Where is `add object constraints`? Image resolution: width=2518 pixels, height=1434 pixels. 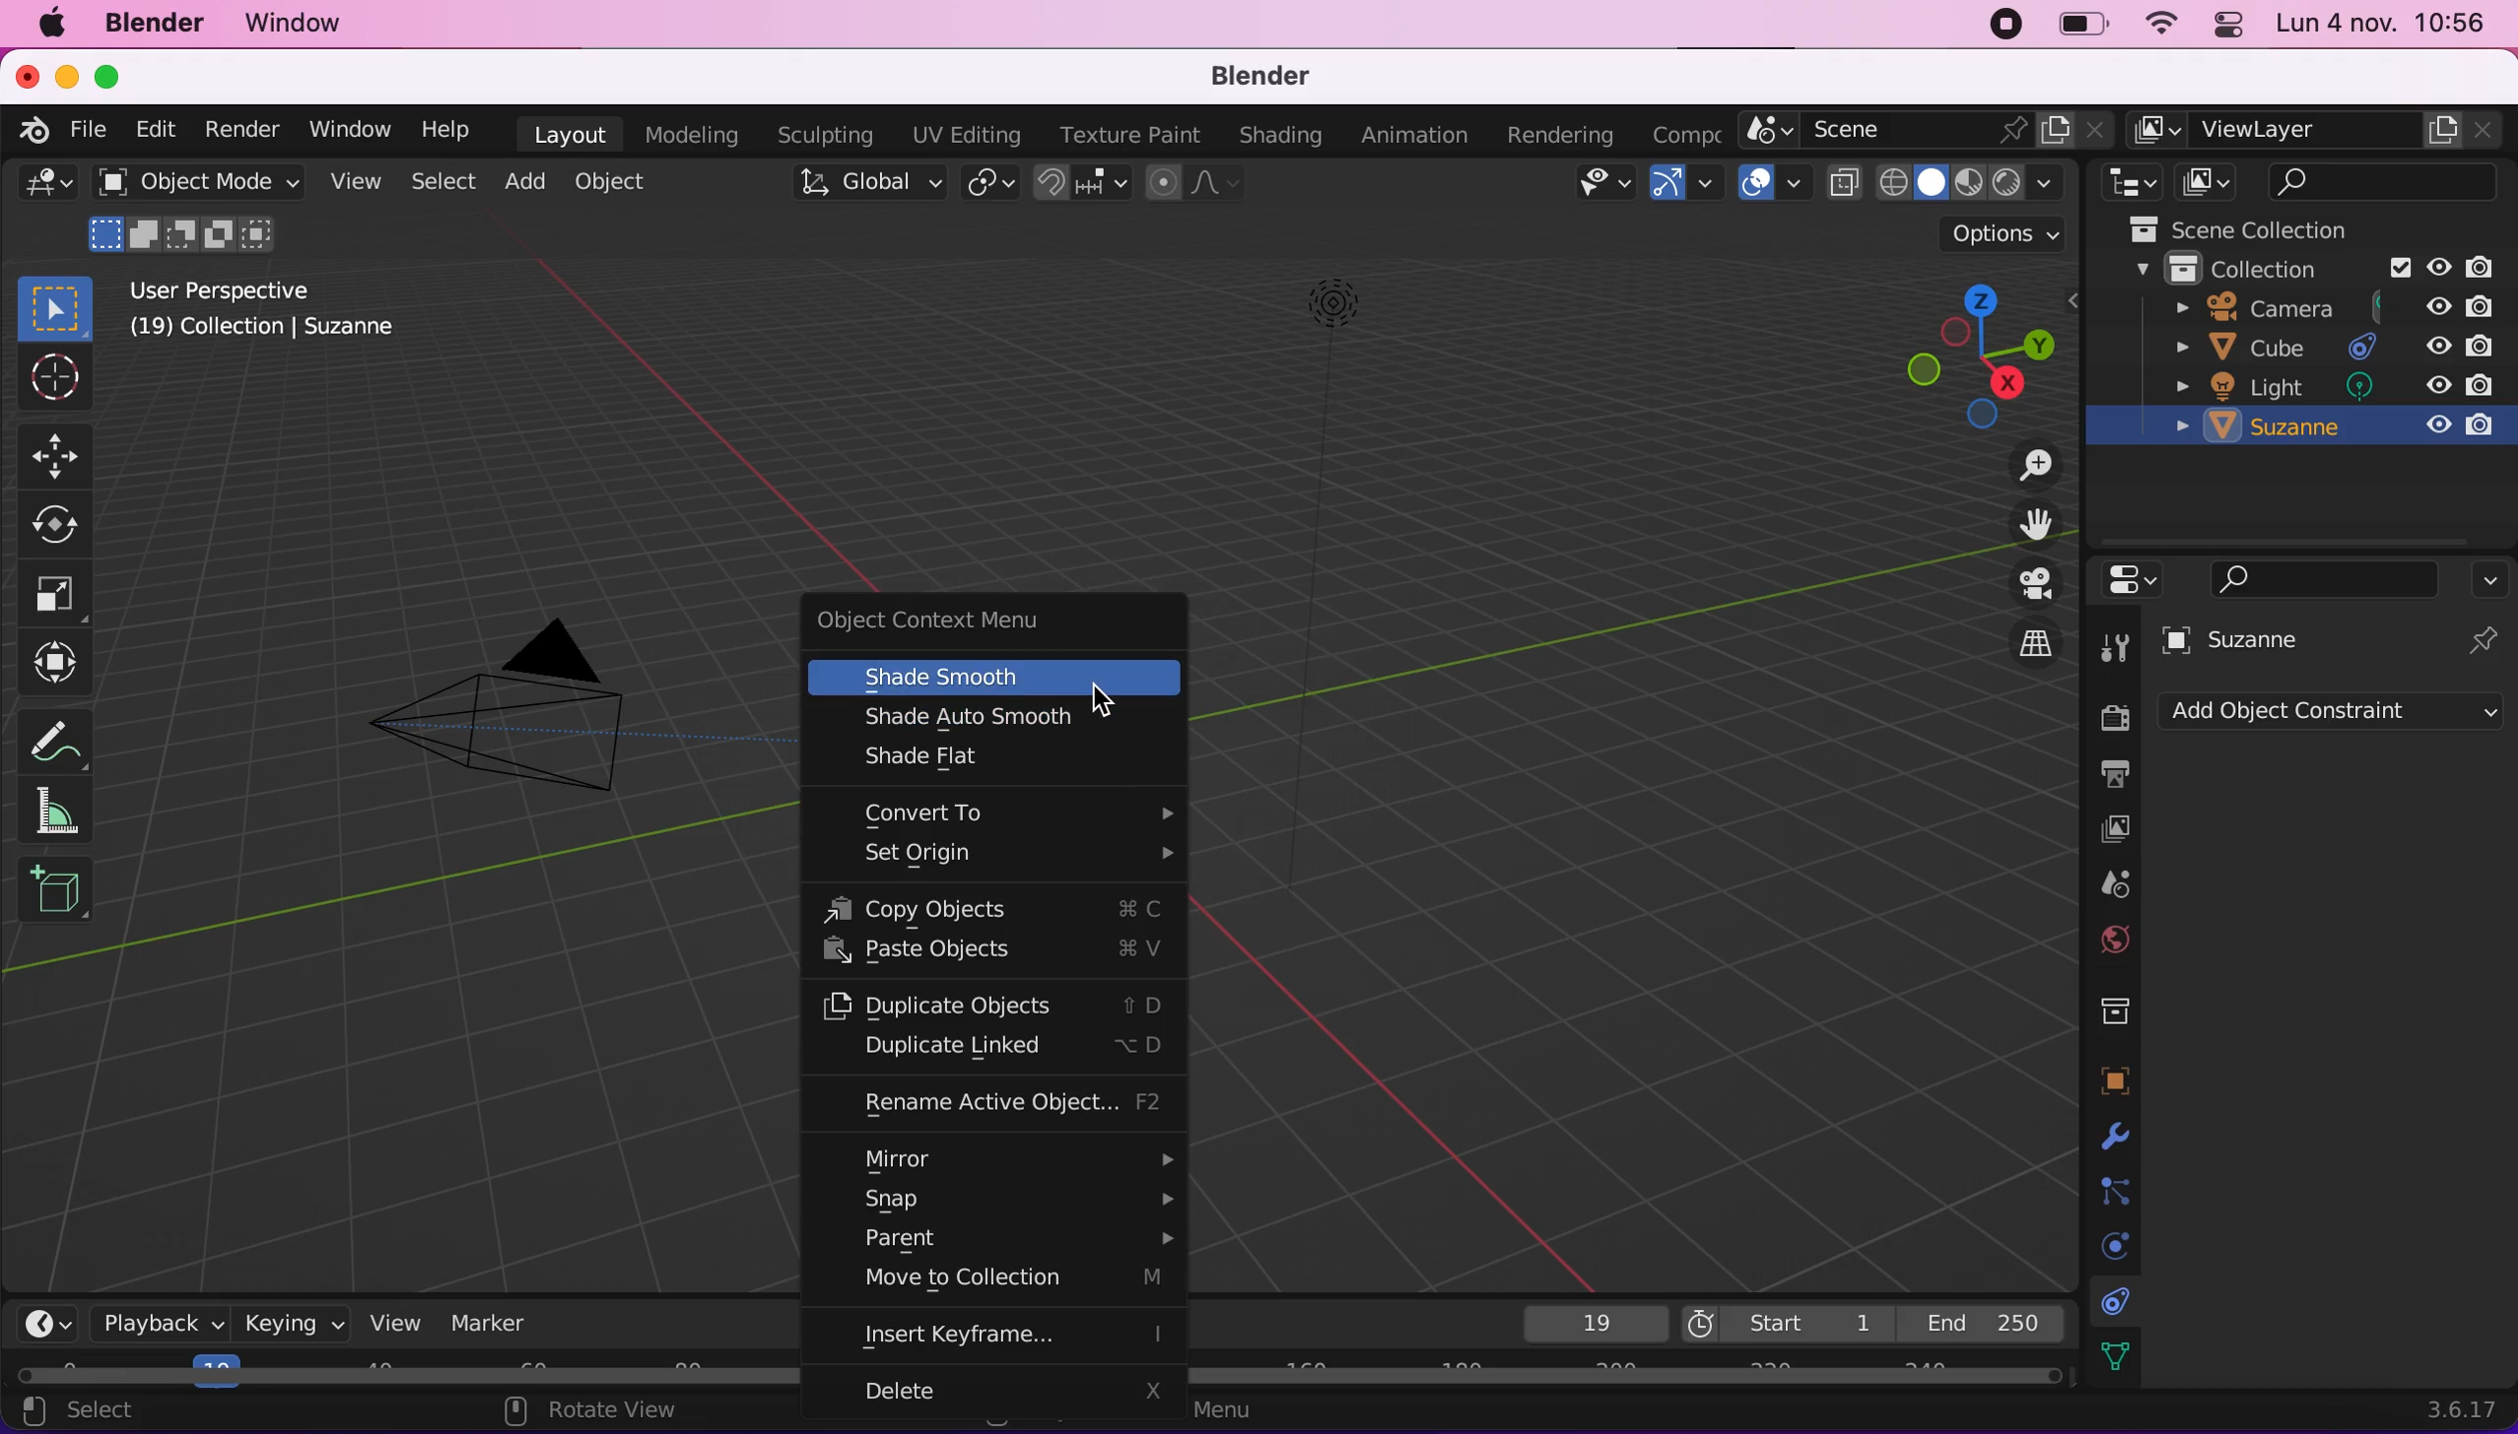 add object constraints is located at coordinates (2331, 716).